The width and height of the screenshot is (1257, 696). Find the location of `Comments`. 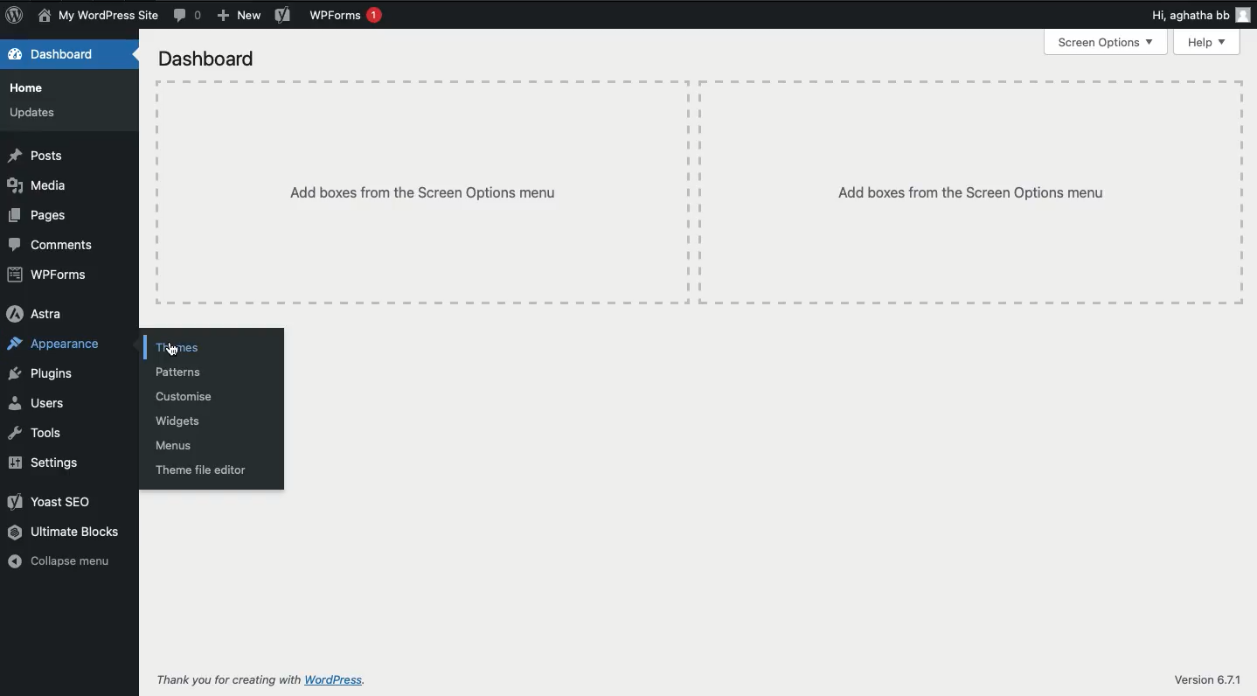

Comments is located at coordinates (57, 246).